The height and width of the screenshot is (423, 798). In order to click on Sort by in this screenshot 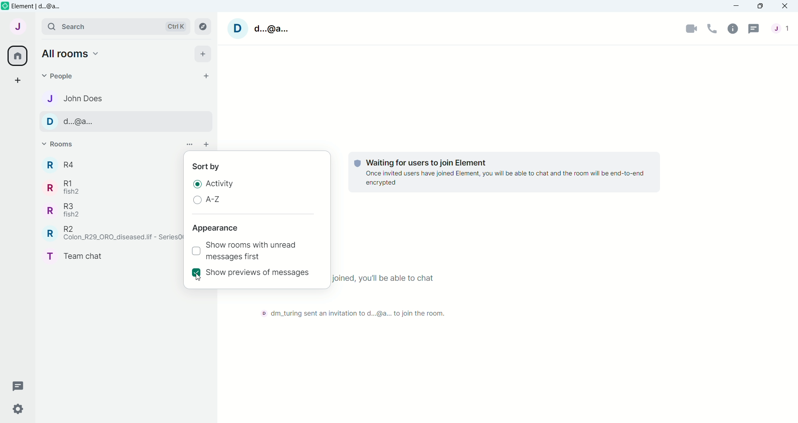, I will do `click(207, 166)`.